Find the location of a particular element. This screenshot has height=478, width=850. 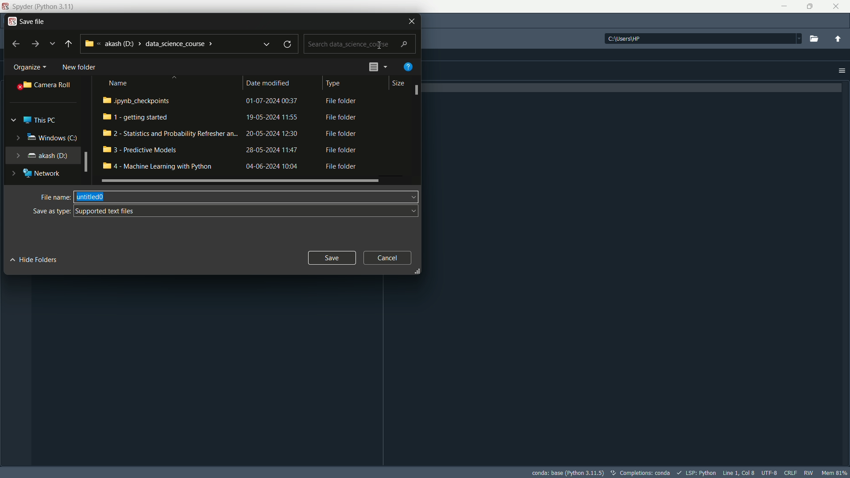

Extend is located at coordinates (15, 173).